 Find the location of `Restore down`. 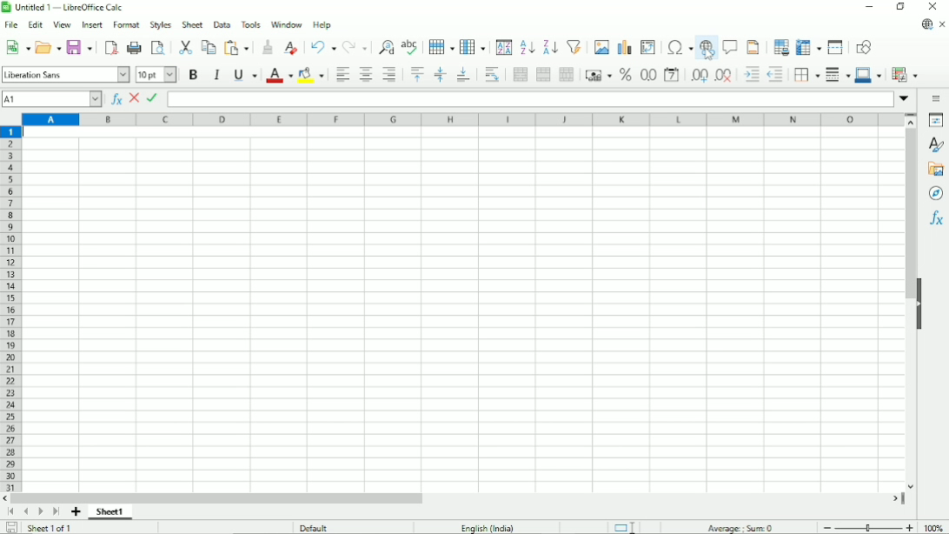

Restore down is located at coordinates (902, 7).